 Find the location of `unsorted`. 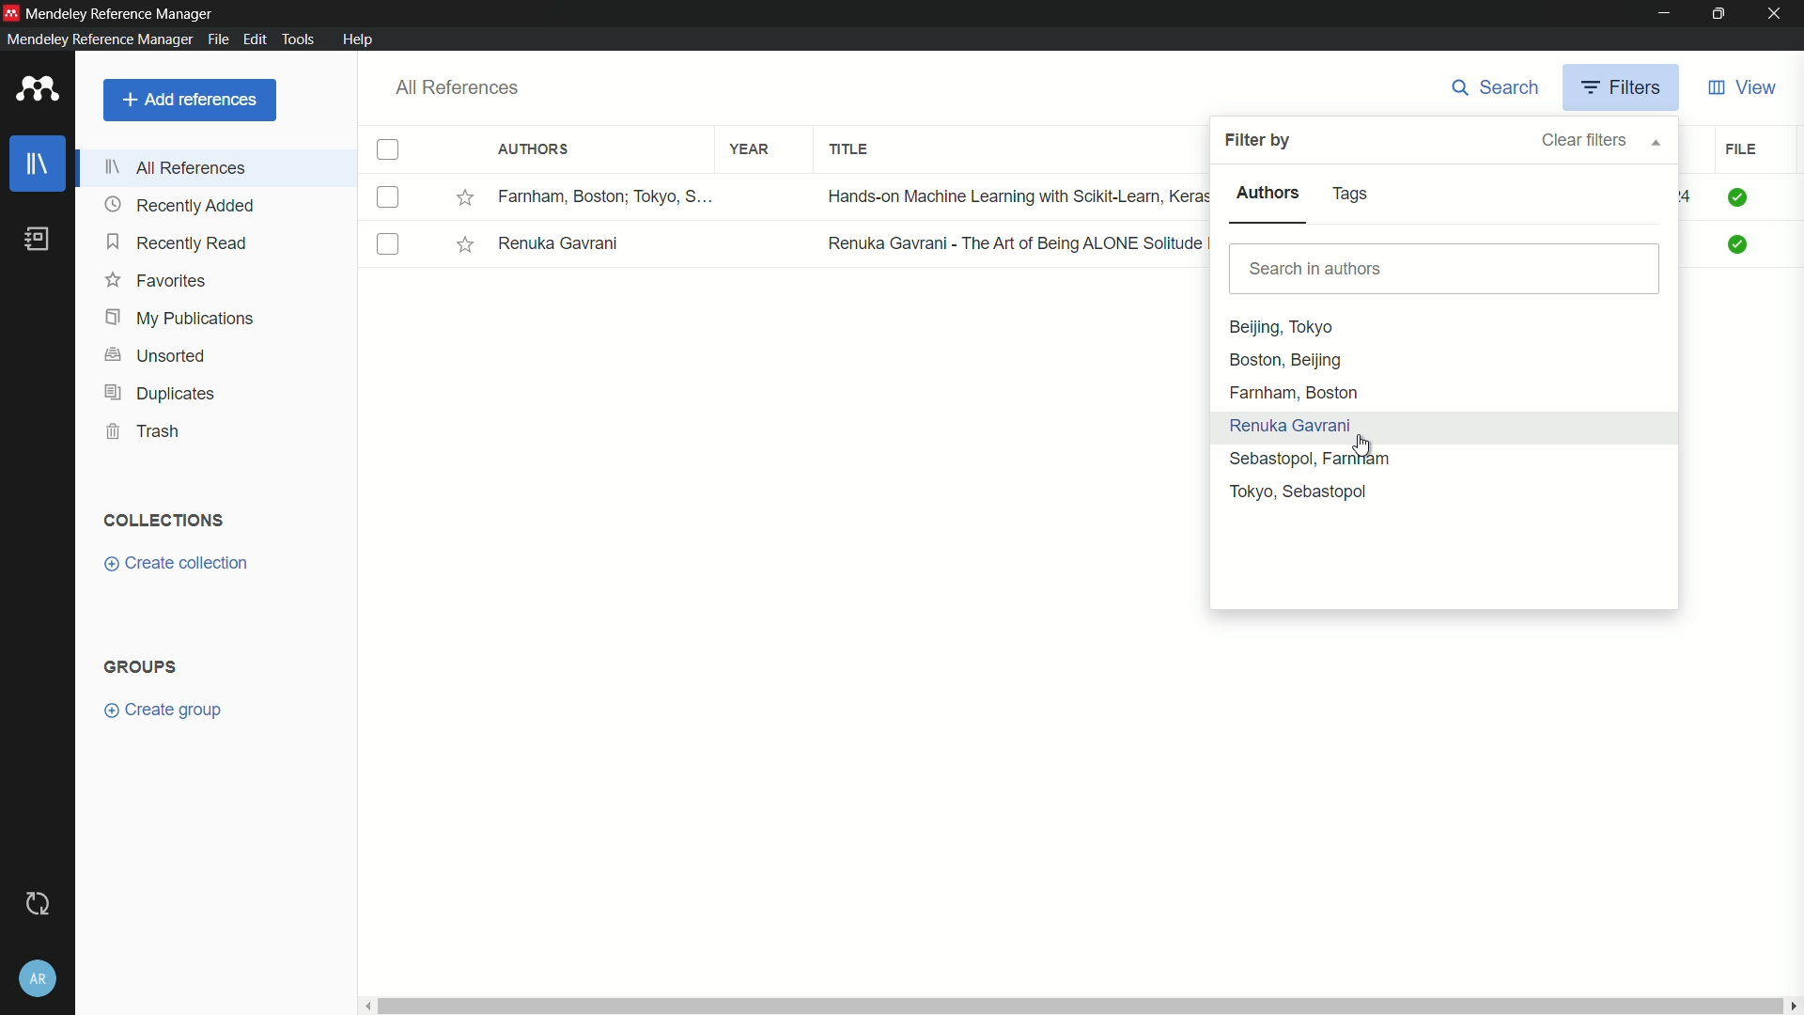

unsorted is located at coordinates (154, 355).